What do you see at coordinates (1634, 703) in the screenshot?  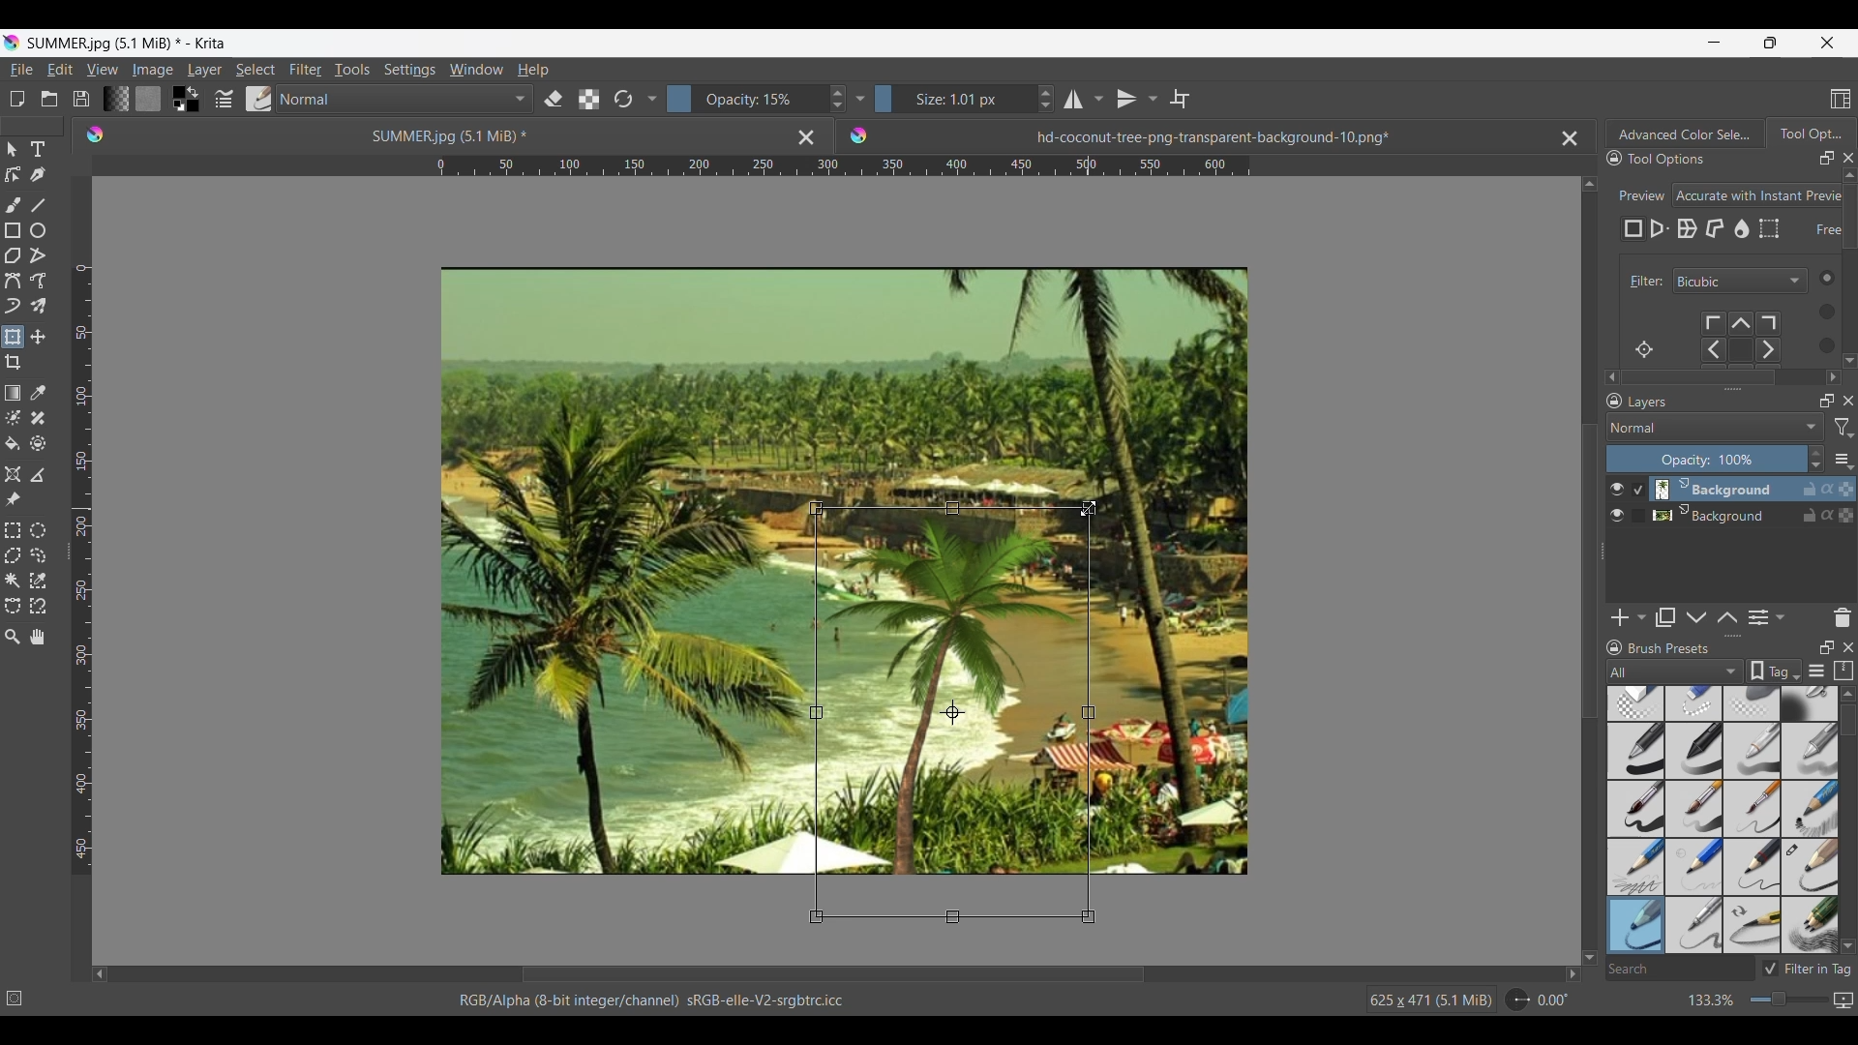 I see `Eraser circle` at bounding box center [1634, 703].